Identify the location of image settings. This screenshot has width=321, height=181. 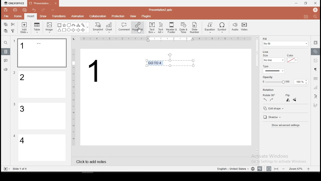
(315, 61).